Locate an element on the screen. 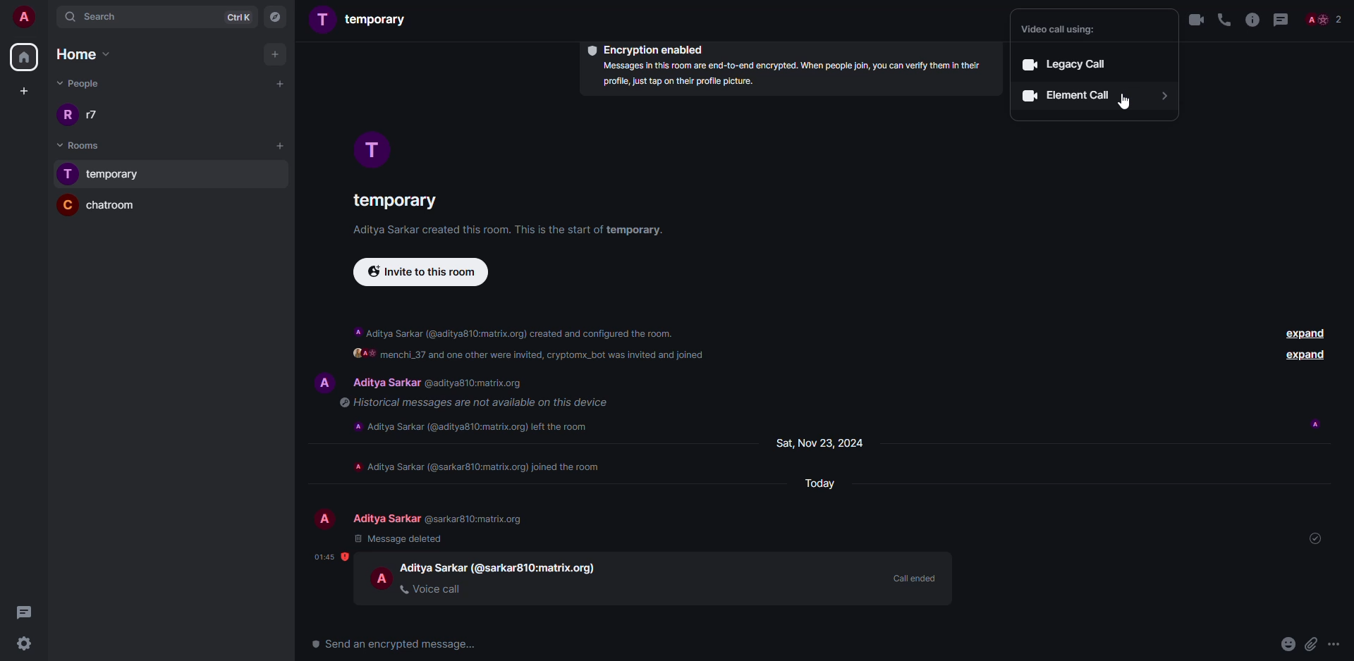 The width and height of the screenshot is (1354, 661). home is located at coordinates (78, 54).